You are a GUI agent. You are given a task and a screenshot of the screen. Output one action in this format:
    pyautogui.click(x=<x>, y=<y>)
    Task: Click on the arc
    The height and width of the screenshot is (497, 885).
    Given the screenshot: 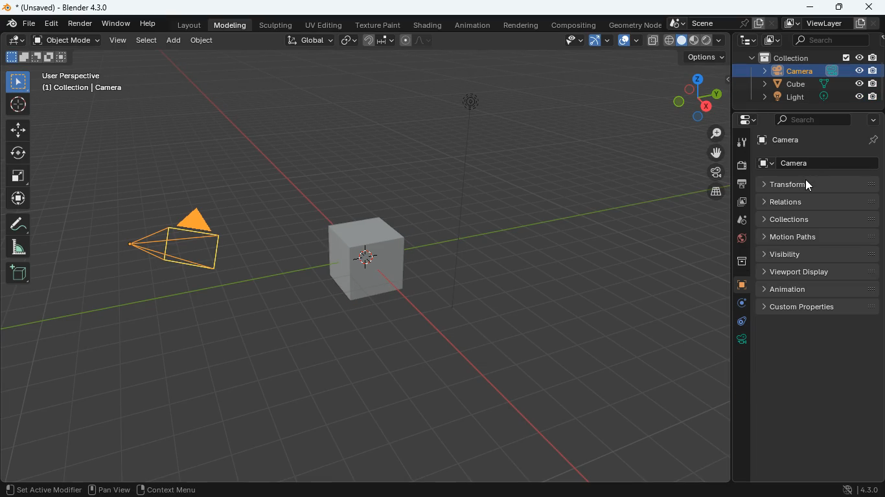 What is the action you would take?
    pyautogui.click(x=599, y=41)
    